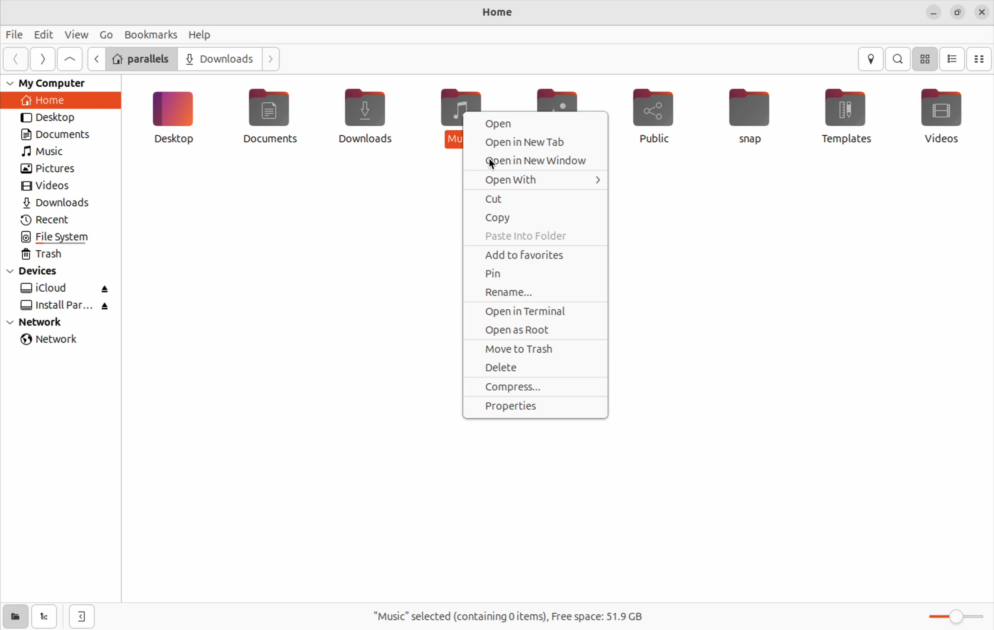 This screenshot has width=994, height=630. Describe the element at coordinates (926, 59) in the screenshot. I see `icon view` at that location.